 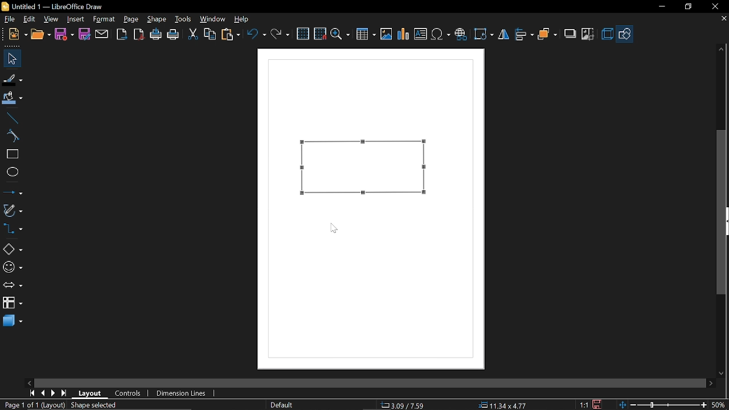 What do you see at coordinates (193, 35) in the screenshot?
I see `cut` at bounding box center [193, 35].